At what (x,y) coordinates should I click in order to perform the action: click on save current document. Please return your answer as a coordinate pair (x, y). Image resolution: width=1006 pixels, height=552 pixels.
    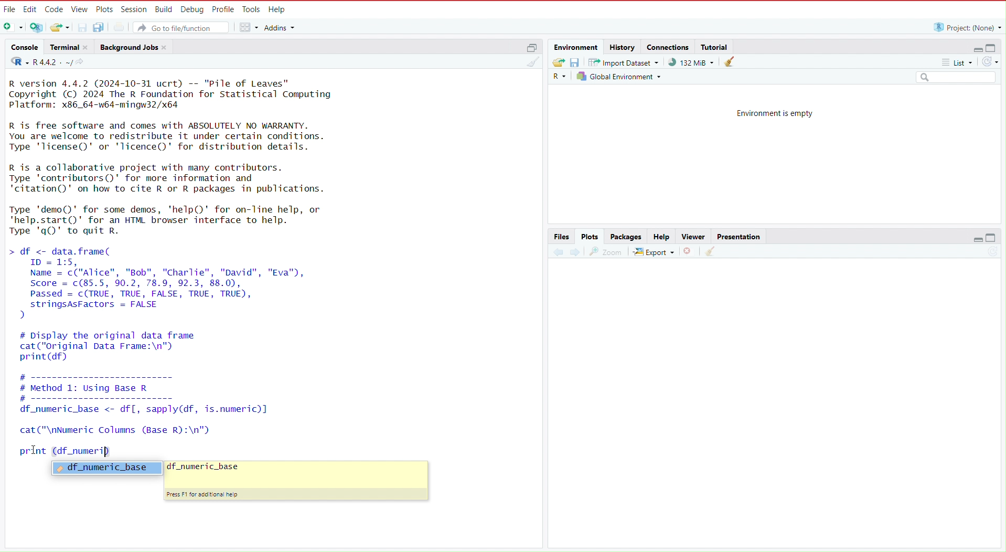
    Looking at the image, I should click on (82, 28).